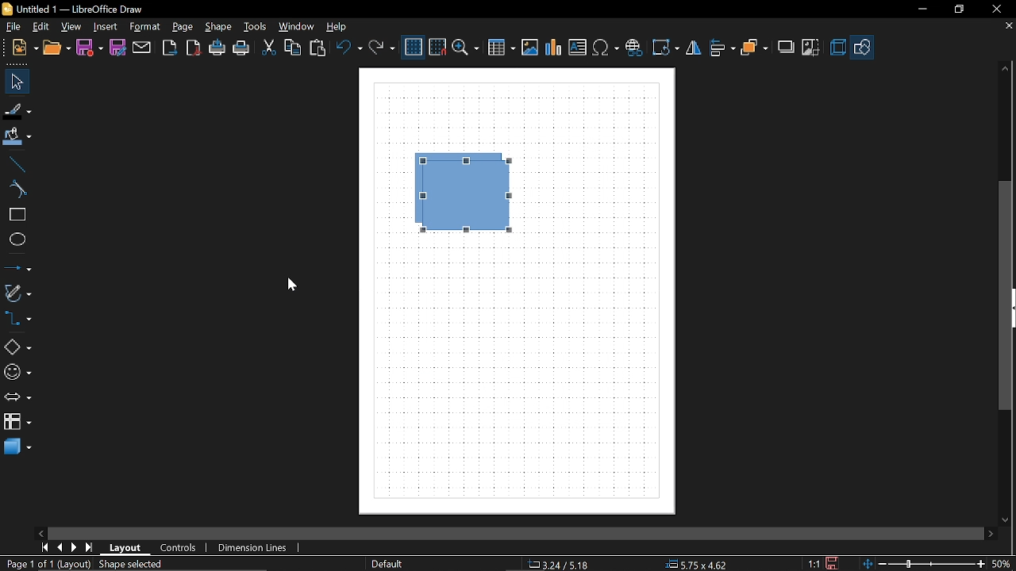 This screenshot has width=1016, height=571. What do you see at coordinates (578, 47) in the screenshot?
I see `Insert chart` at bounding box center [578, 47].